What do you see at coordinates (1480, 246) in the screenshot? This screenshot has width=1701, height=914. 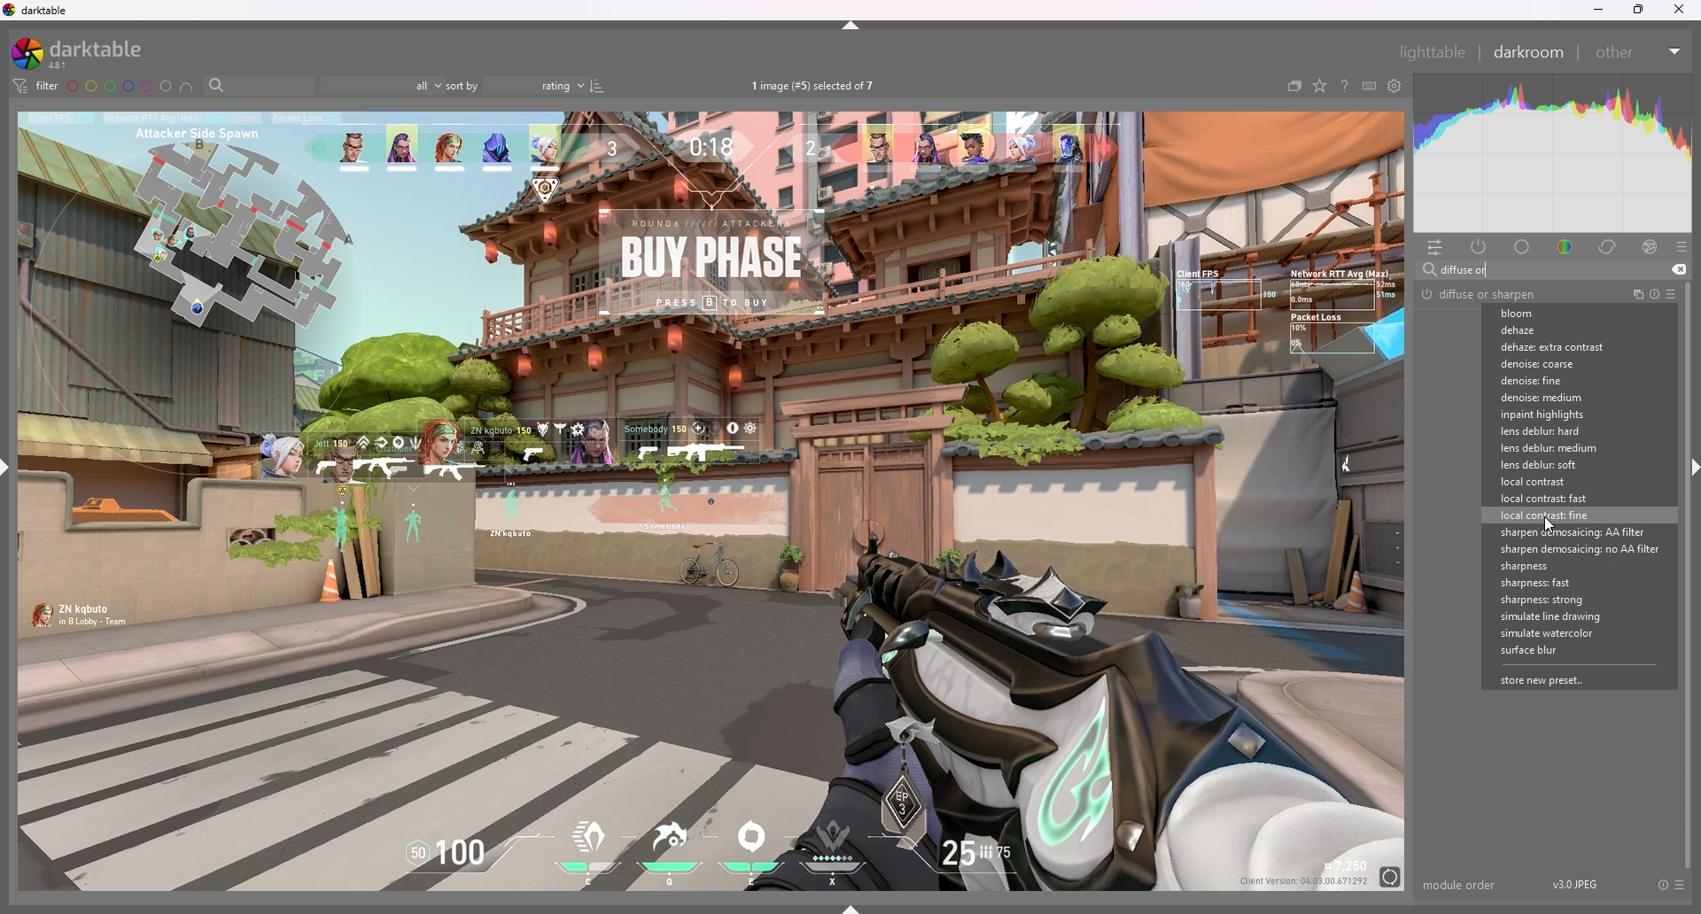 I see `active modules` at bounding box center [1480, 246].